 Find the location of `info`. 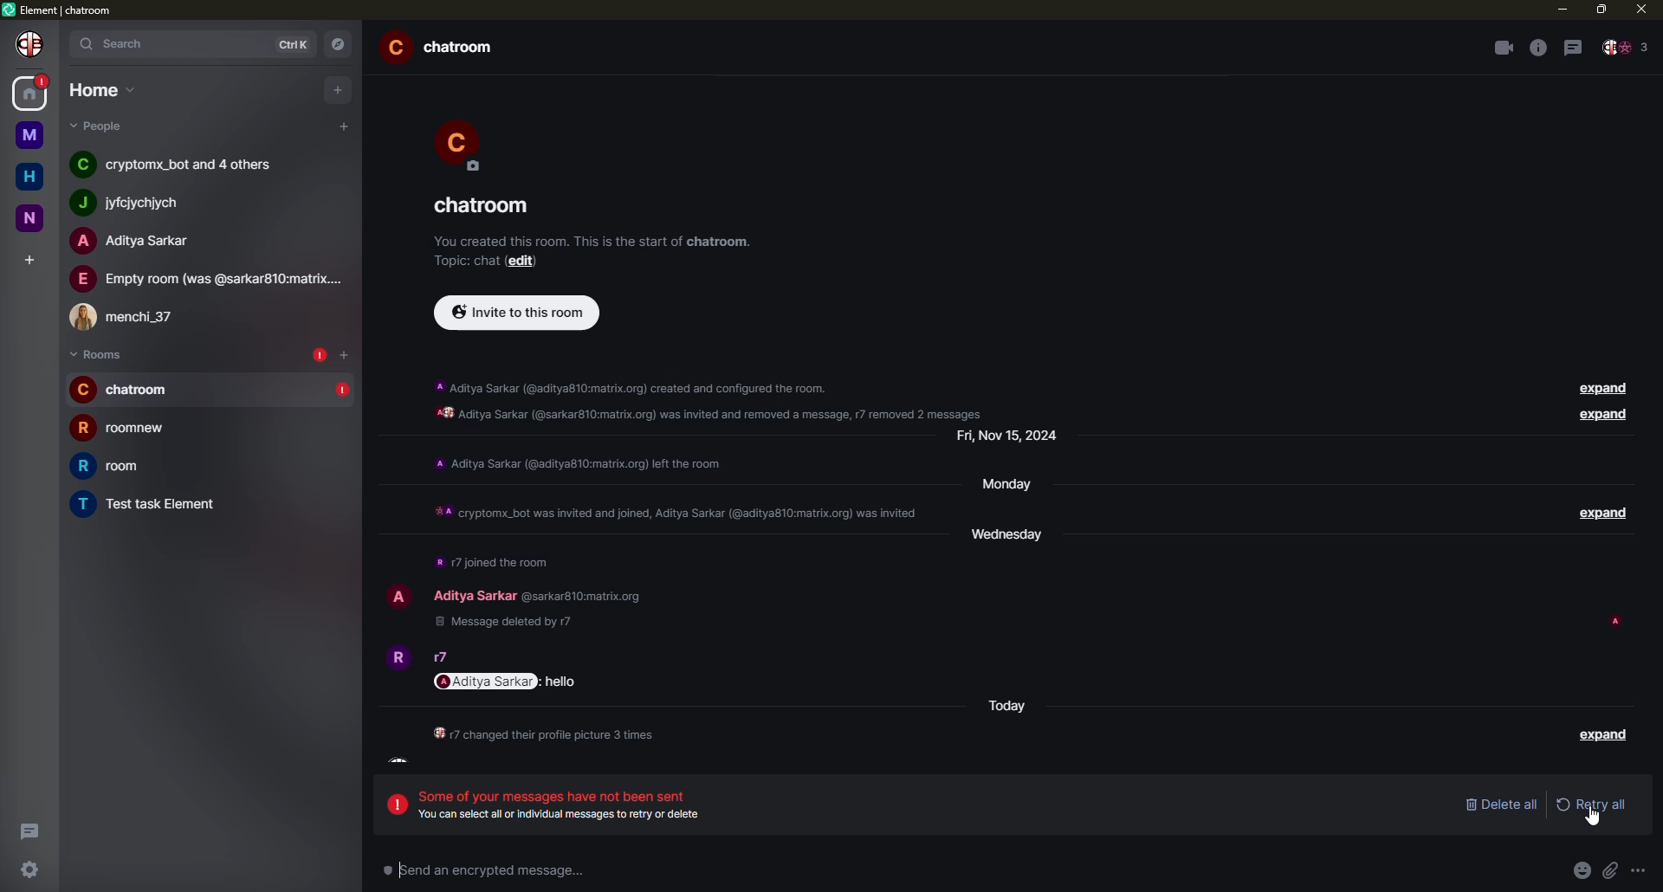

info is located at coordinates (492, 565).